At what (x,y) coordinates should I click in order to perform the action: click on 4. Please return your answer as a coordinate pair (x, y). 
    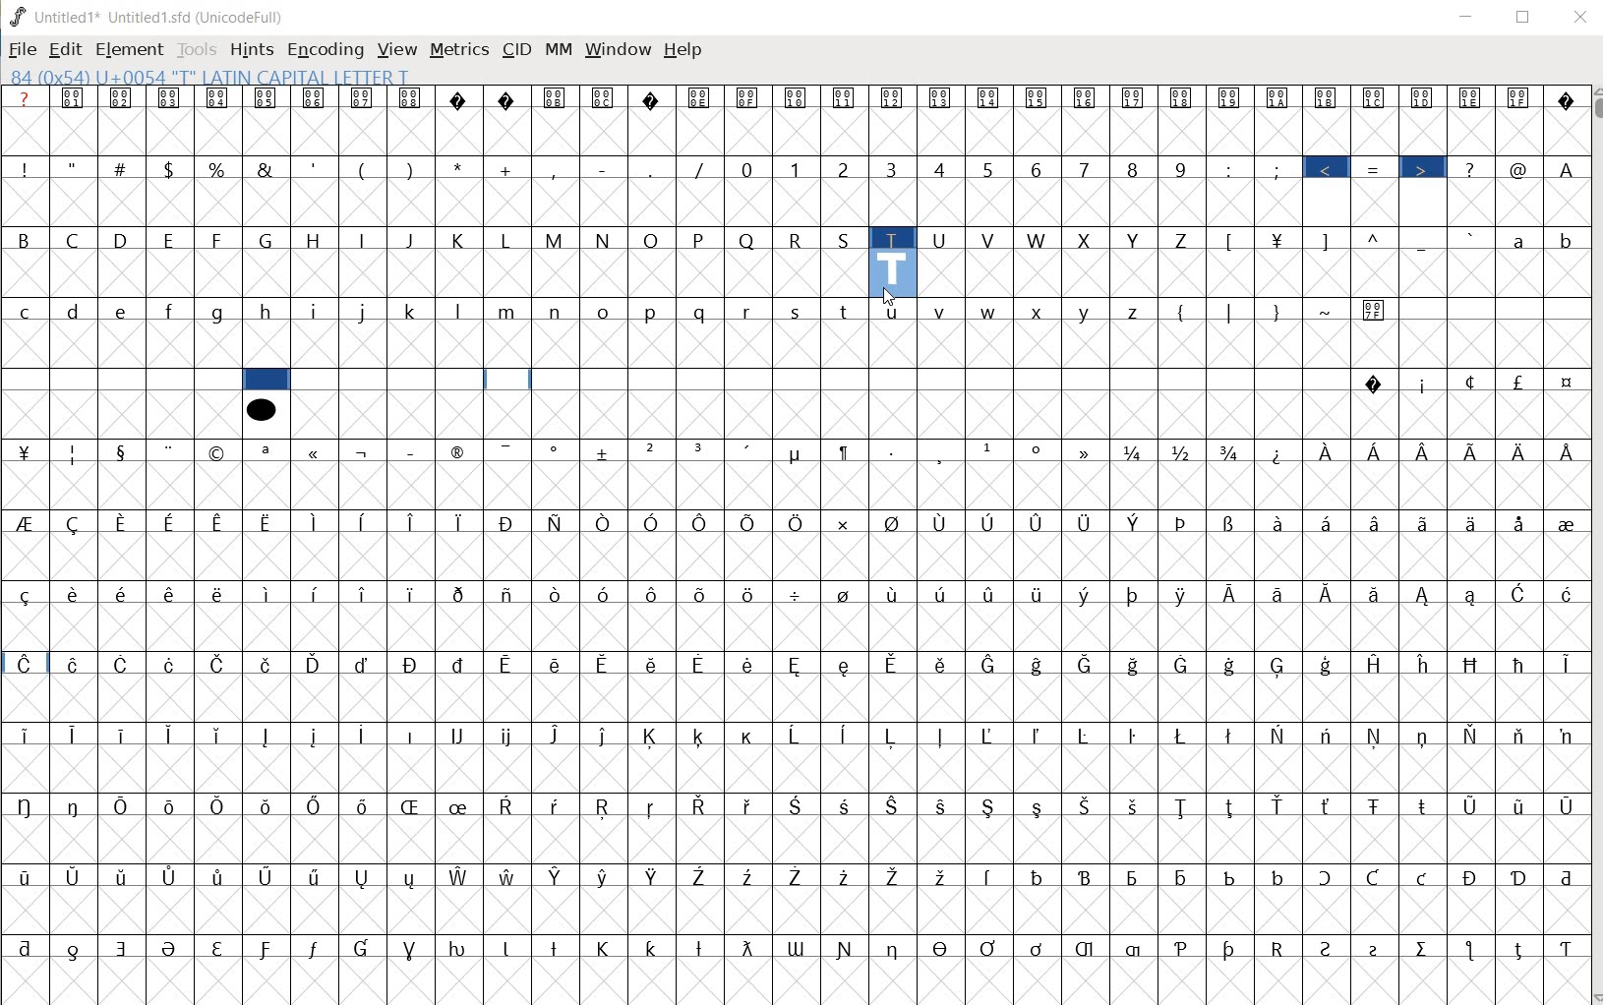
    Looking at the image, I should click on (943, 168).